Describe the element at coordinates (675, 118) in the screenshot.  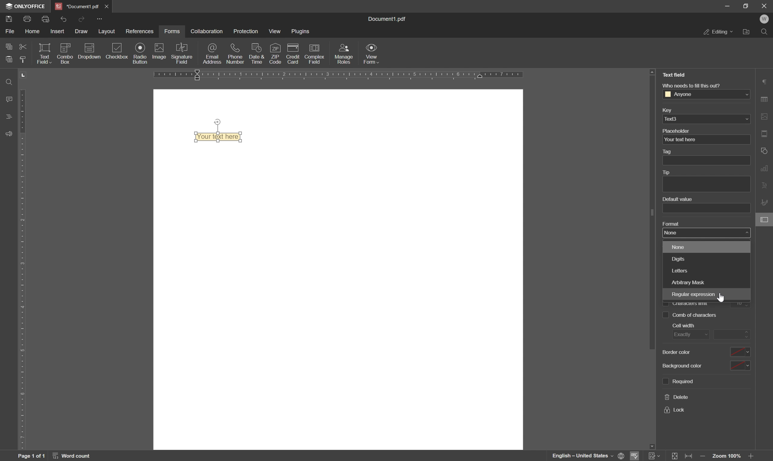
I see `text3` at that location.